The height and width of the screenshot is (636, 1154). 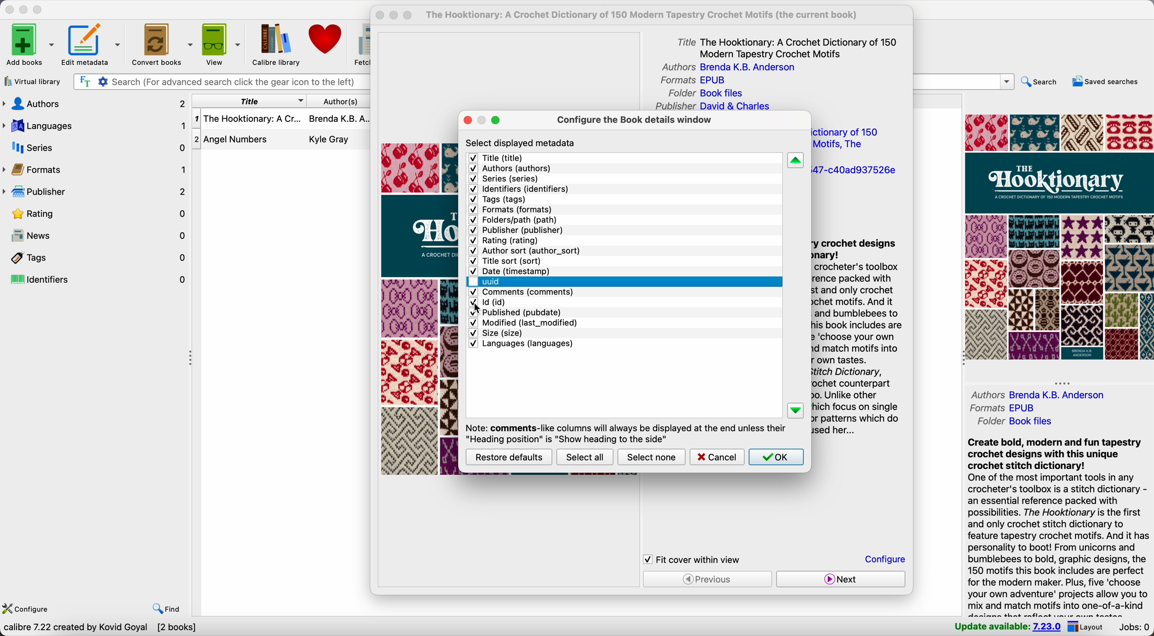 I want to click on maximize, so click(x=495, y=120).